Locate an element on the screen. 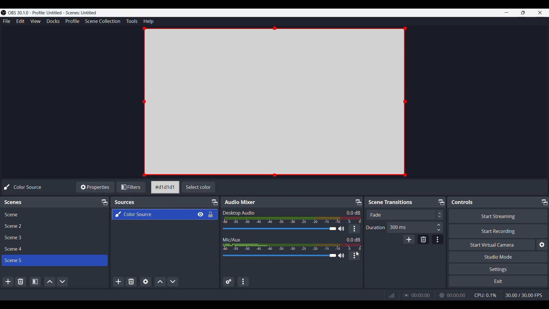 The image size is (549, 309). More is located at coordinates (354, 255).